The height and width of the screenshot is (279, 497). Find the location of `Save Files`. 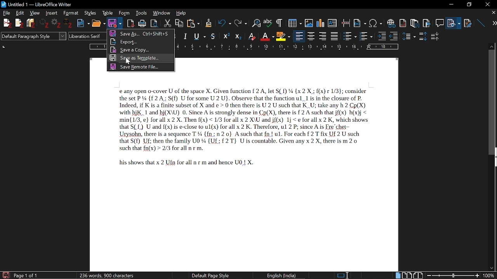

Save Files is located at coordinates (32, 23).